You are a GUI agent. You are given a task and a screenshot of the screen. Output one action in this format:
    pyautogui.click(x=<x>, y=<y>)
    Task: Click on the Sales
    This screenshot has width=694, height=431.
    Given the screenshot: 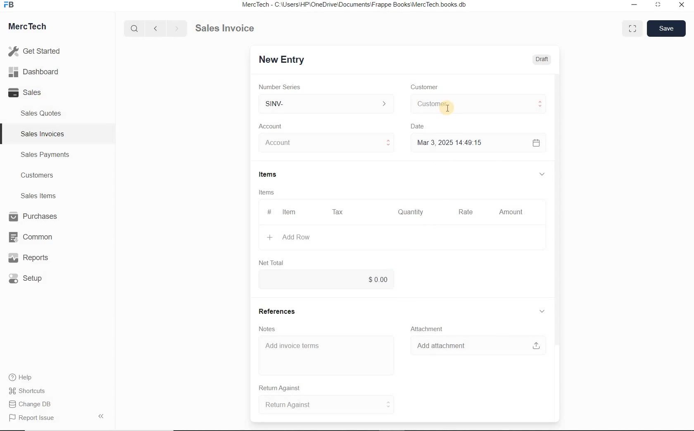 What is the action you would take?
    pyautogui.click(x=37, y=92)
    